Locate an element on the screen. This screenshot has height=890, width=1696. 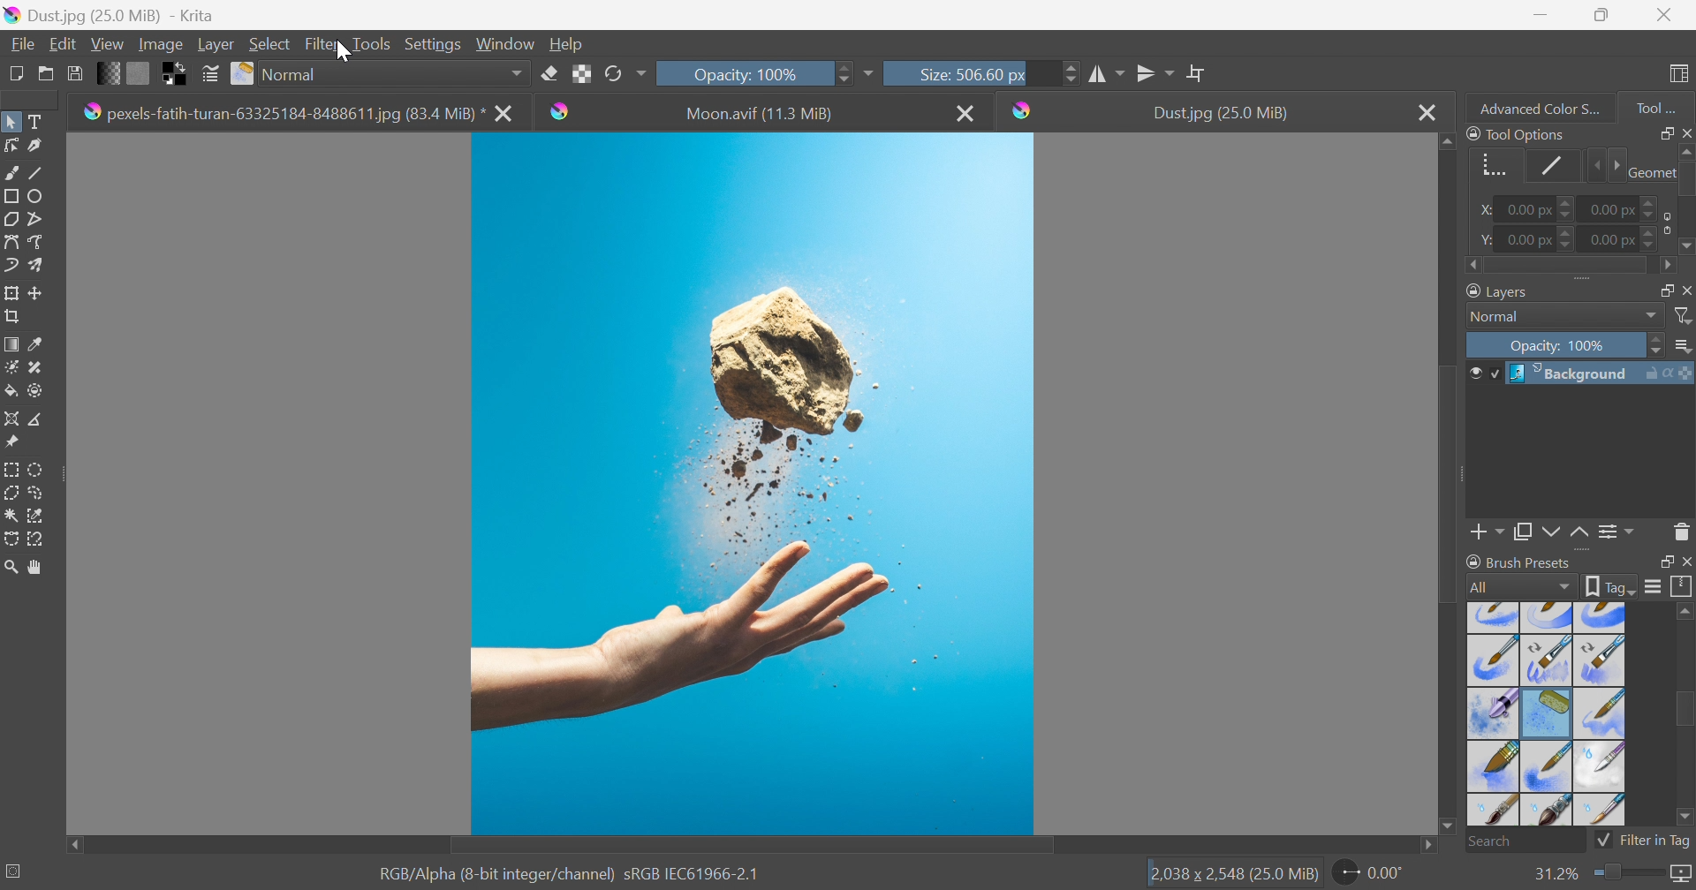
Pan tool is located at coordinates (36, 568).